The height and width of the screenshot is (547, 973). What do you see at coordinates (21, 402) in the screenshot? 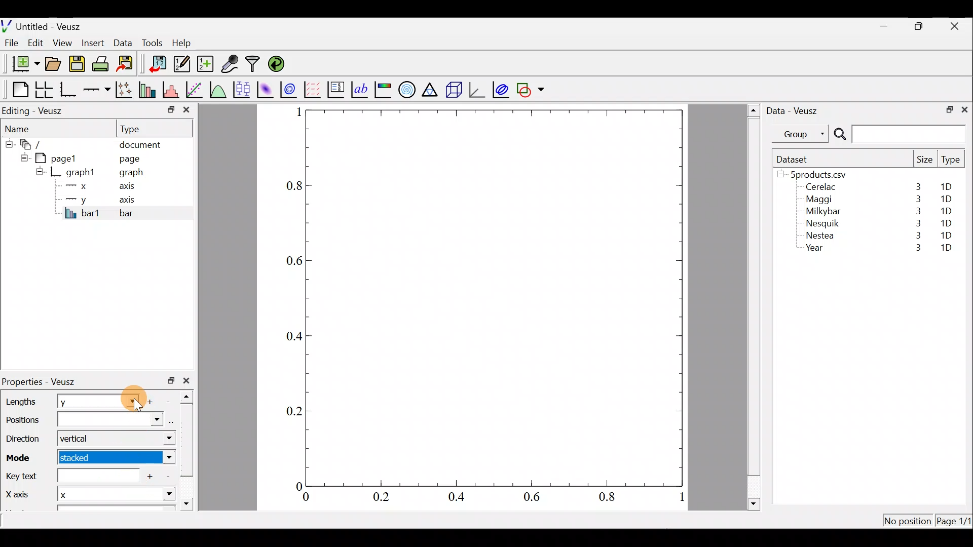
I see `Lengths` at bounding box center [21, 402].